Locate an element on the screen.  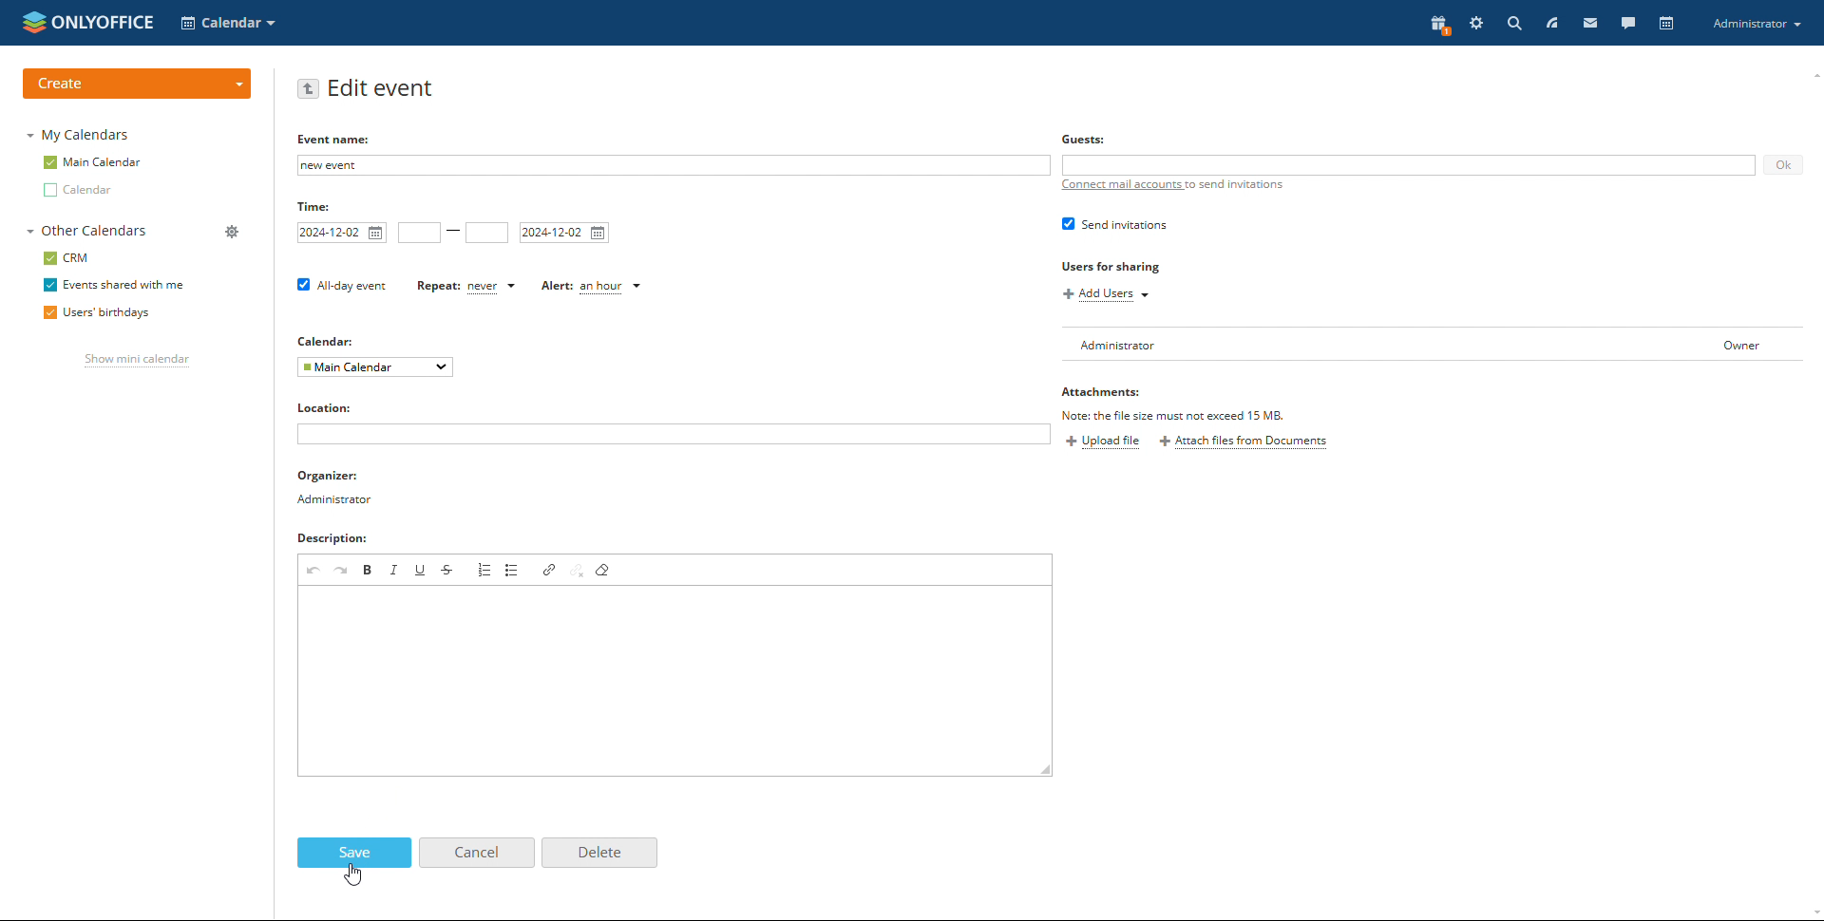
start date is located at coordinates (342, 233).